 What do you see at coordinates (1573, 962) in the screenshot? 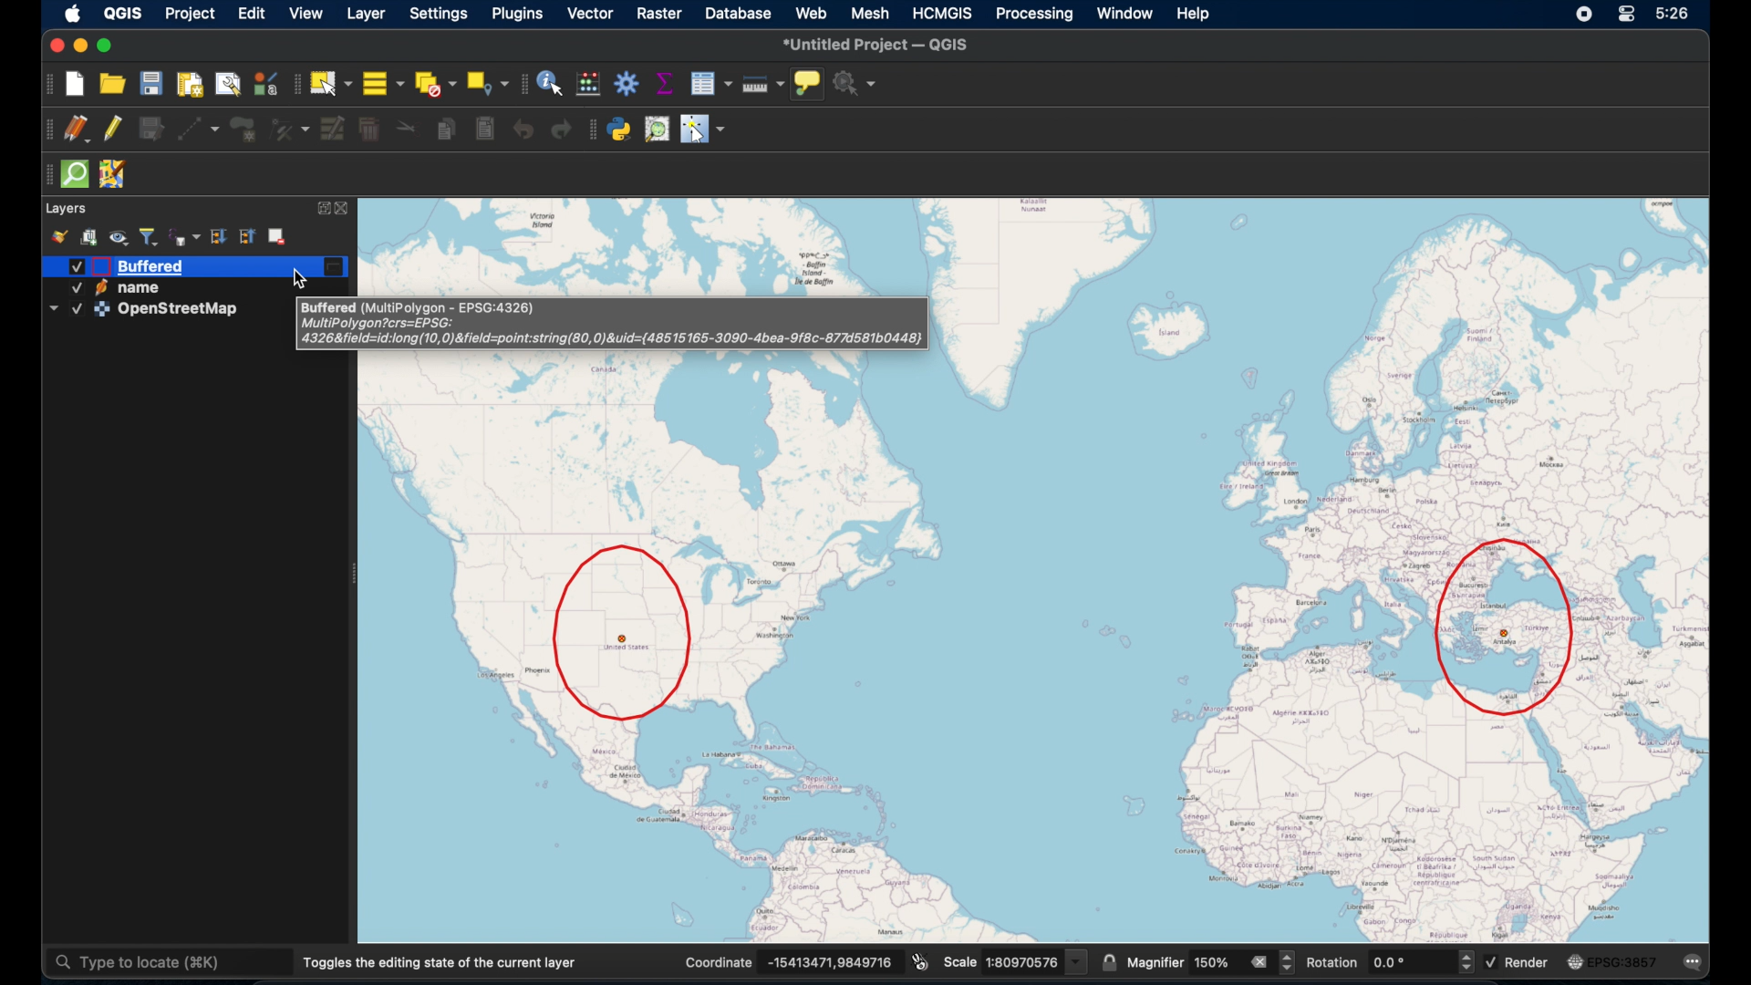
I see `icon` at bounding box center [1573, 962].